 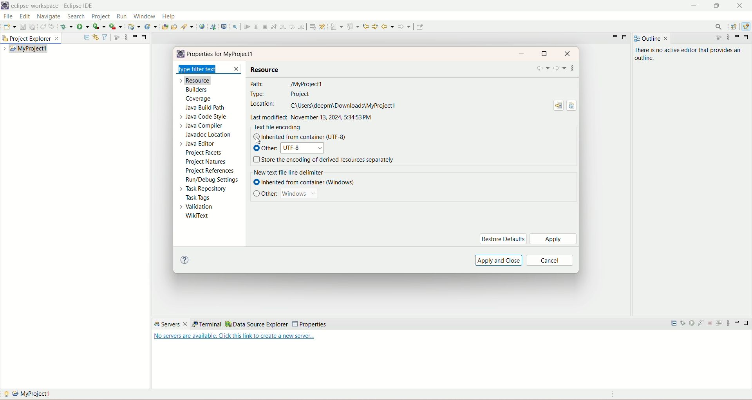 I want to click on save all, so click(x=32, y=27).